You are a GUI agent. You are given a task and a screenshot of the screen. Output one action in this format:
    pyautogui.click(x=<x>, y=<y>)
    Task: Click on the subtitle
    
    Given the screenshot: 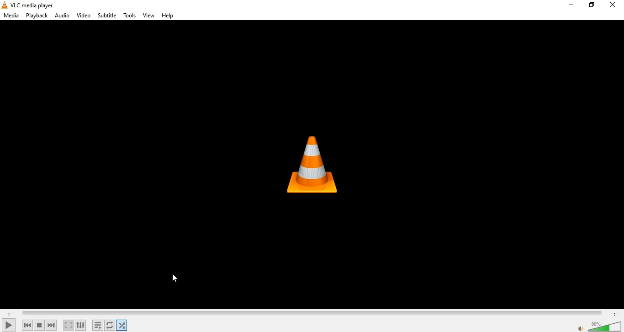 What is the action you would take?
    pyautogui.click(x=106, y=16)
    